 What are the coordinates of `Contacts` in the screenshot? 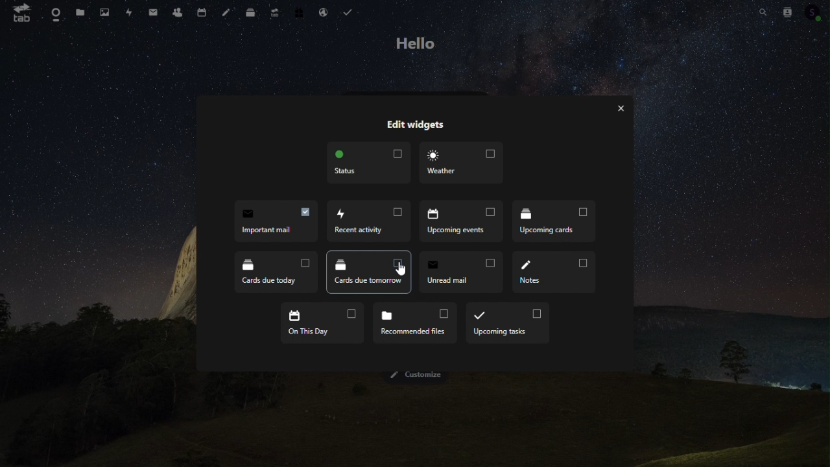 It's located at (790, 10).